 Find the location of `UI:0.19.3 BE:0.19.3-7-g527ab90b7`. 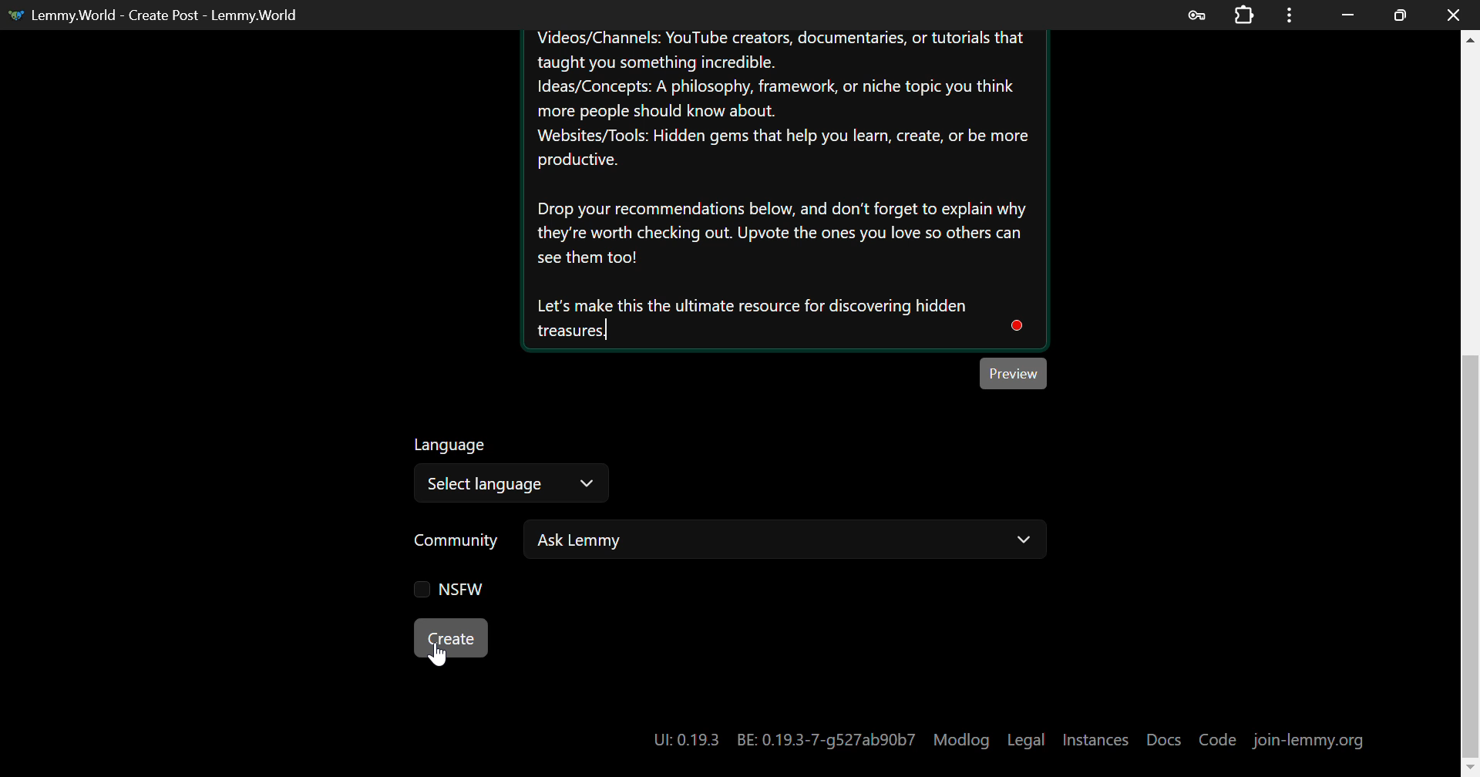

UI:0.19.3 BE:0.19.3-7-g527ab90b7 is located at coordinates (782, 740).